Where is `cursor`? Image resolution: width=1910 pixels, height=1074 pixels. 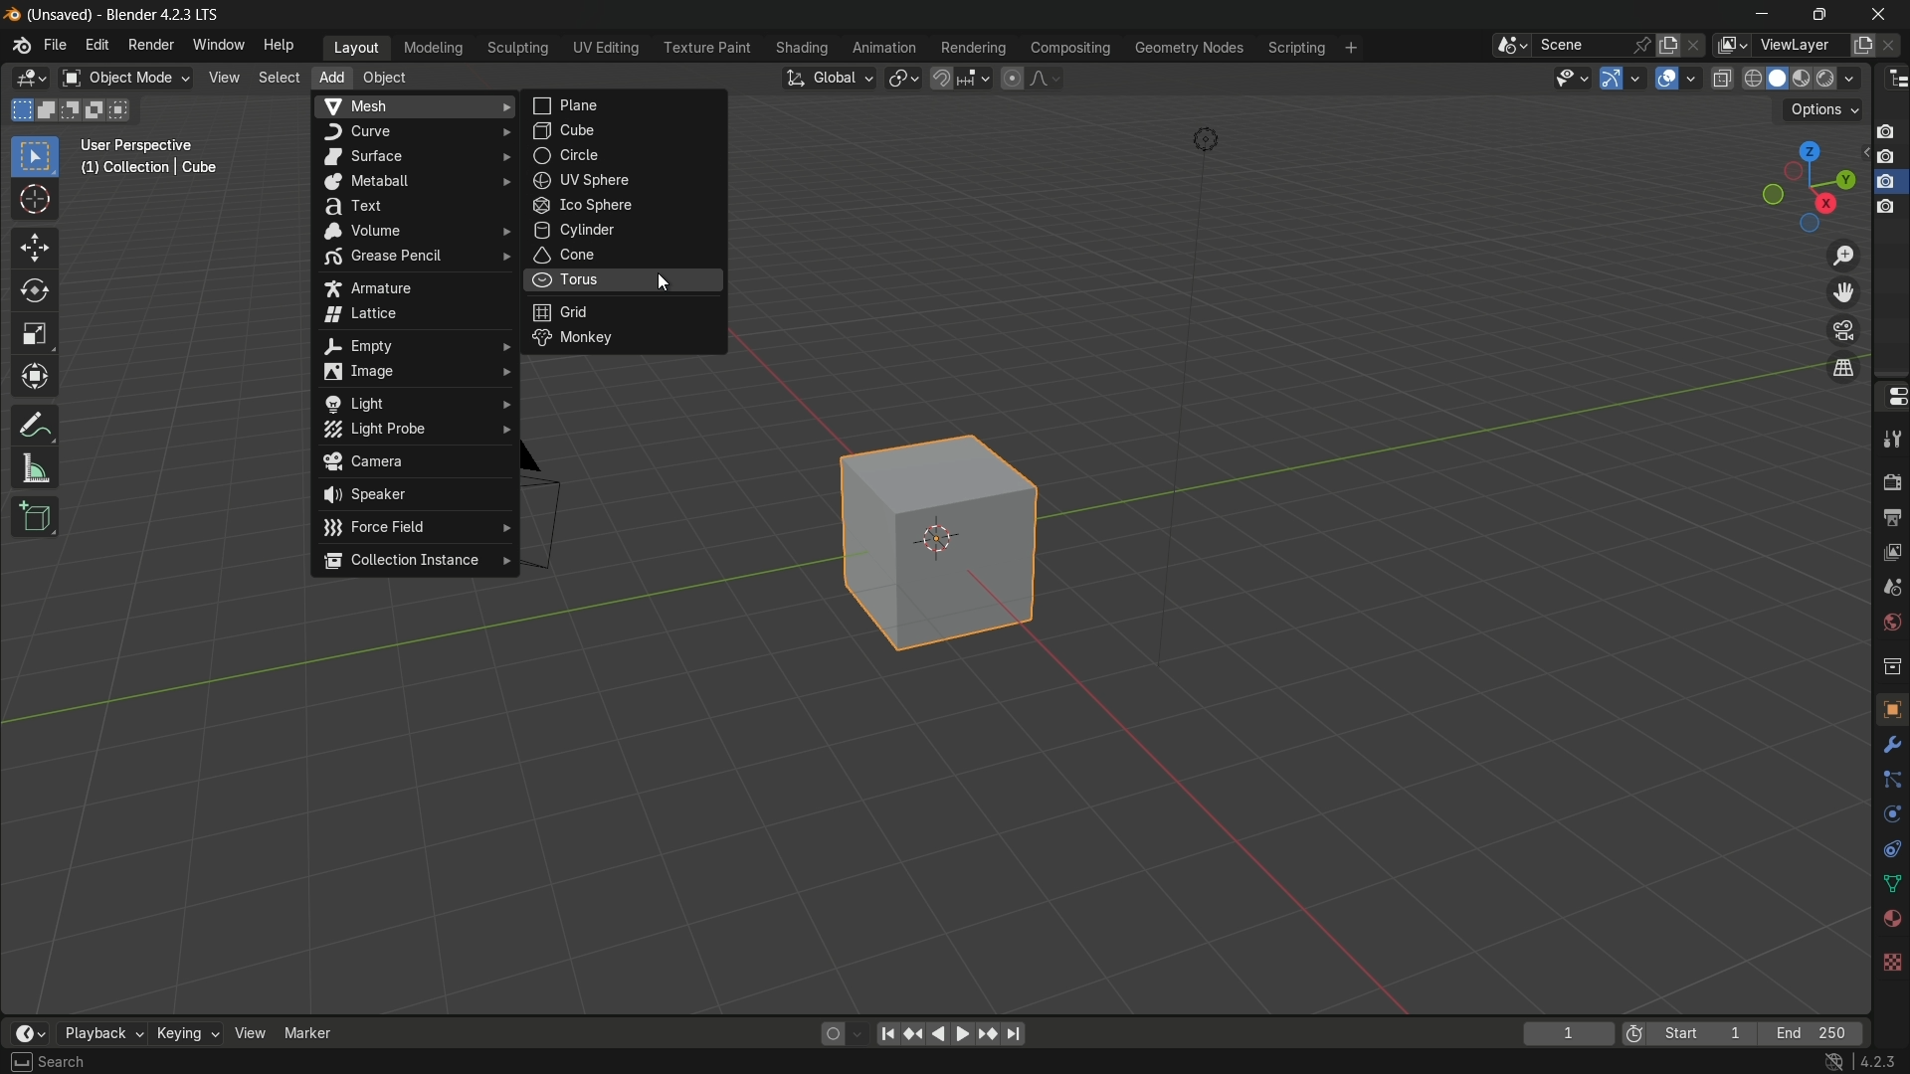
cursor is located at coordinates (35, 201).